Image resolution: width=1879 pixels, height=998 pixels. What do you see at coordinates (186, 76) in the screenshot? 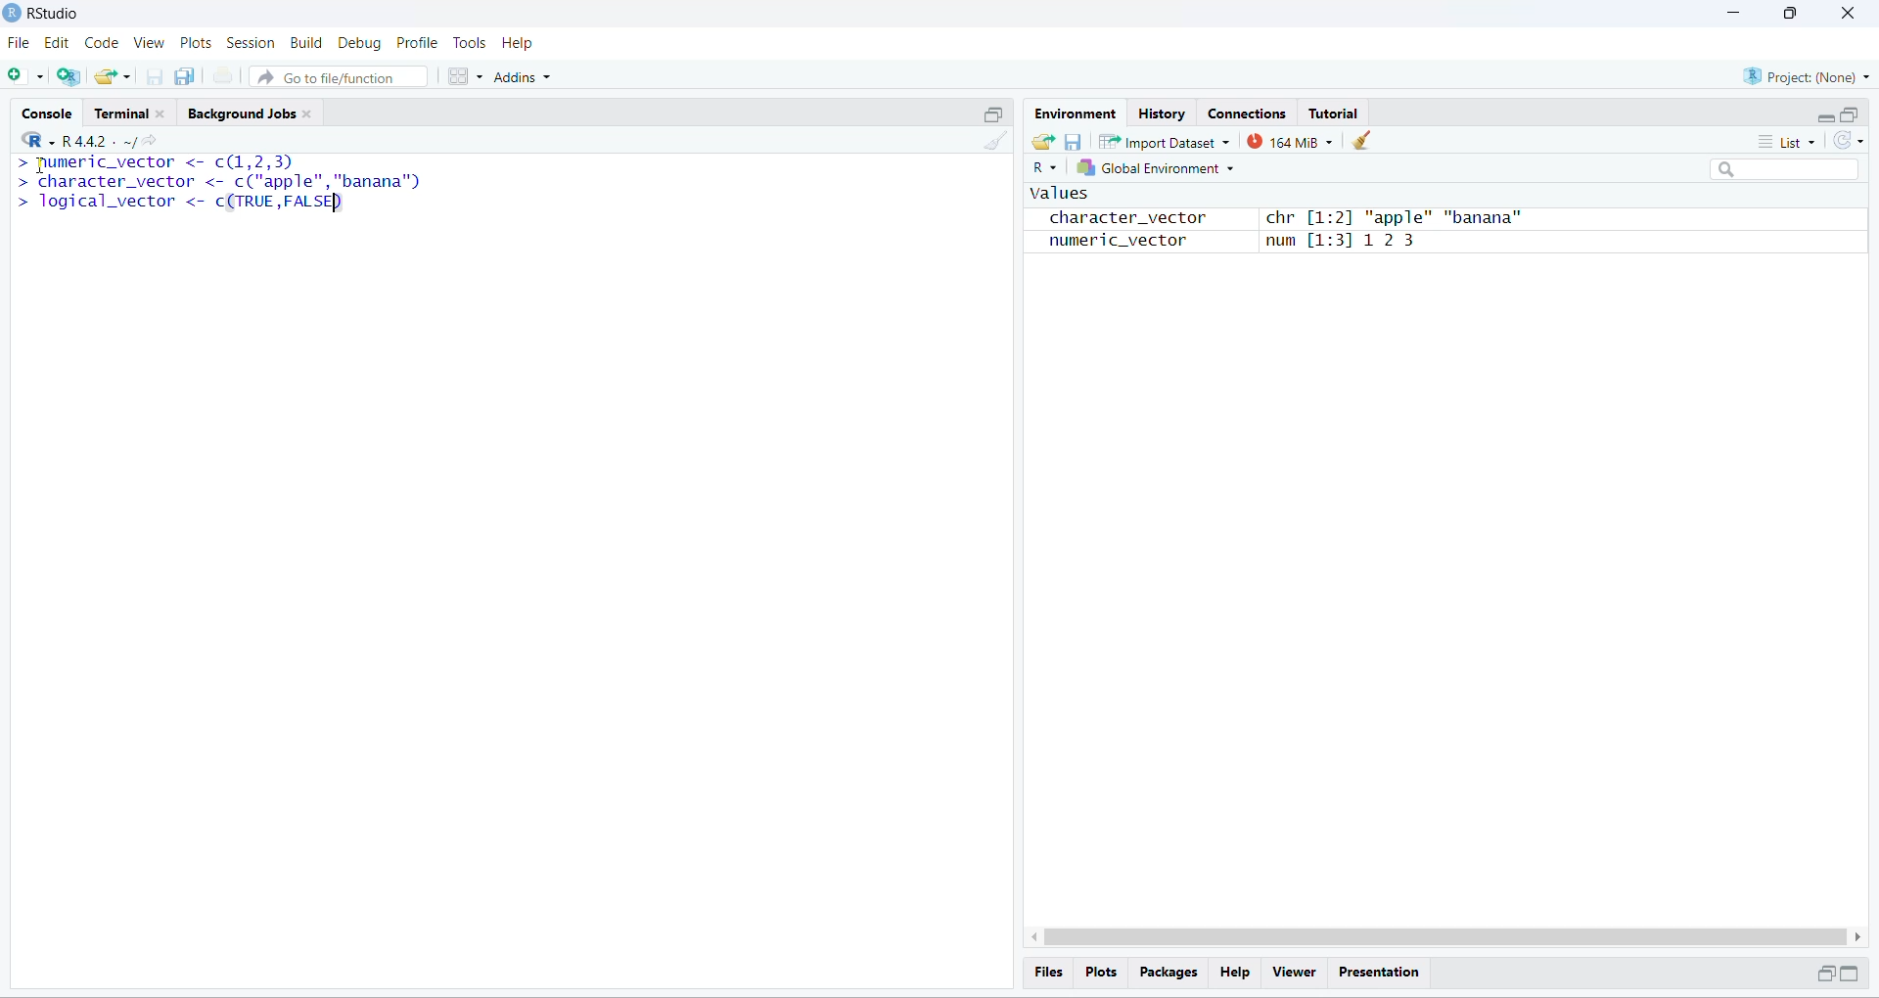
I see `save all open document` at bounding box center [186, 76].